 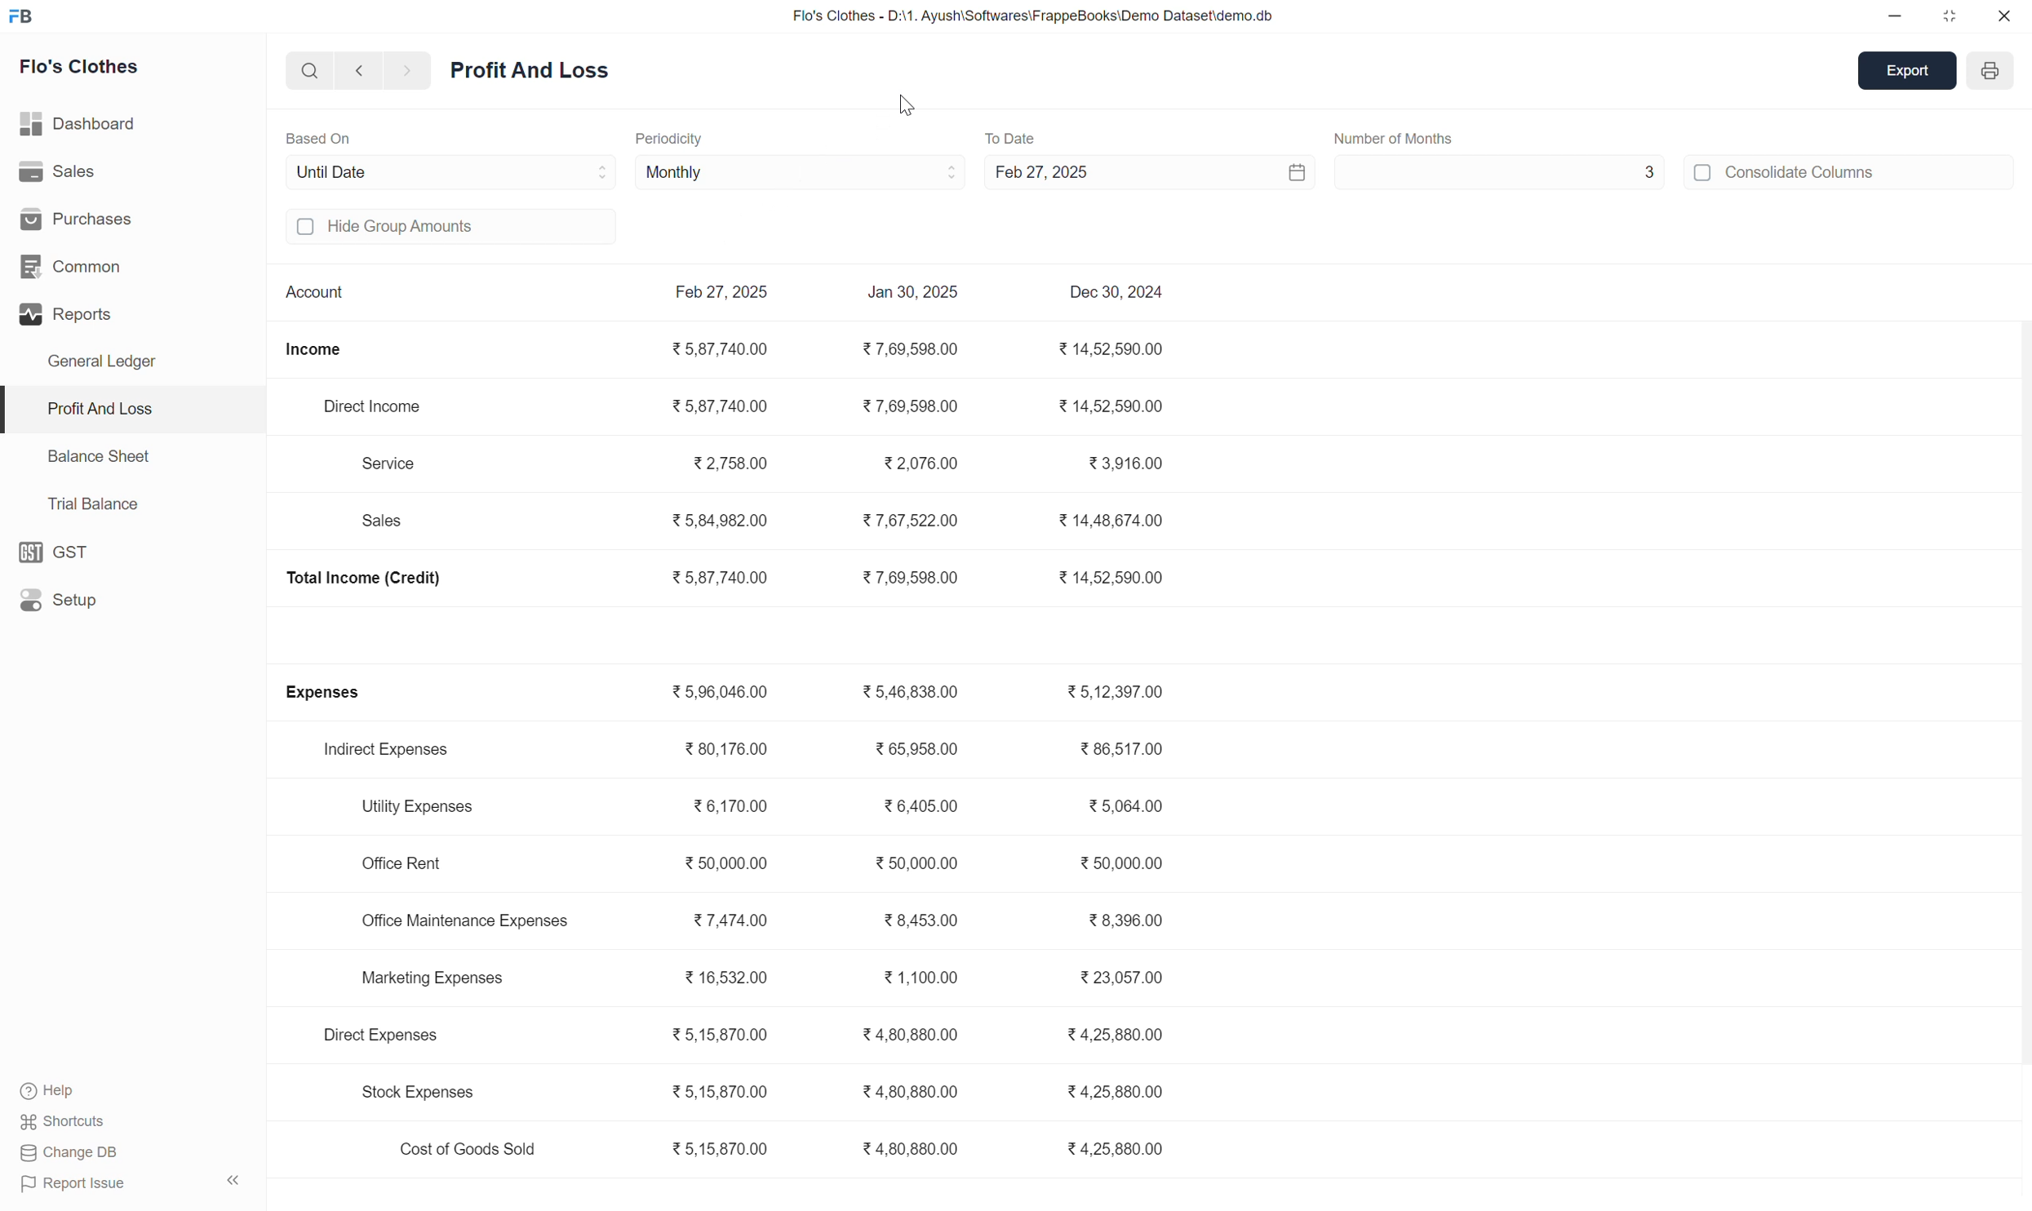 I want to click on Periodicity, so click(x=687, y=139).